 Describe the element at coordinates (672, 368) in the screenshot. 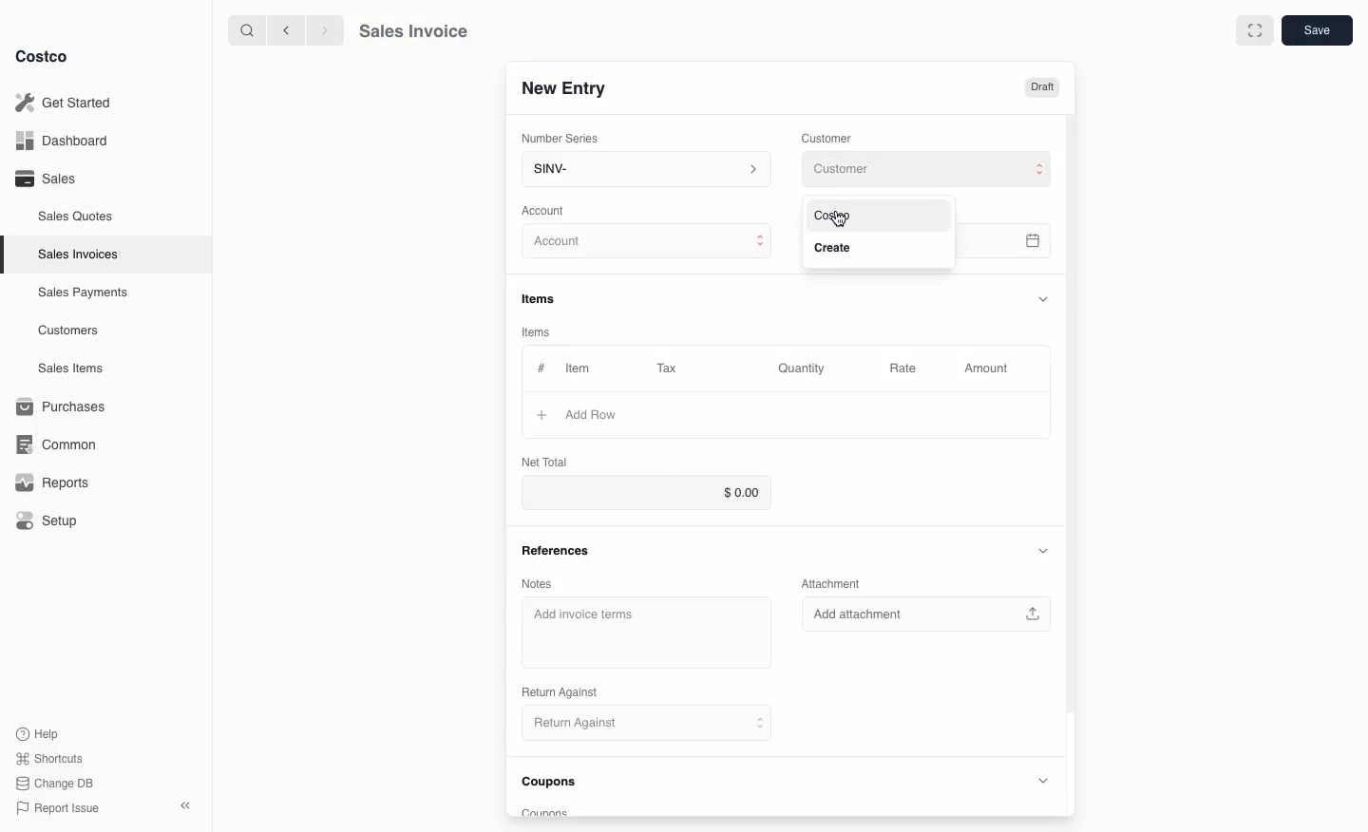

I see `Tax` at that location.